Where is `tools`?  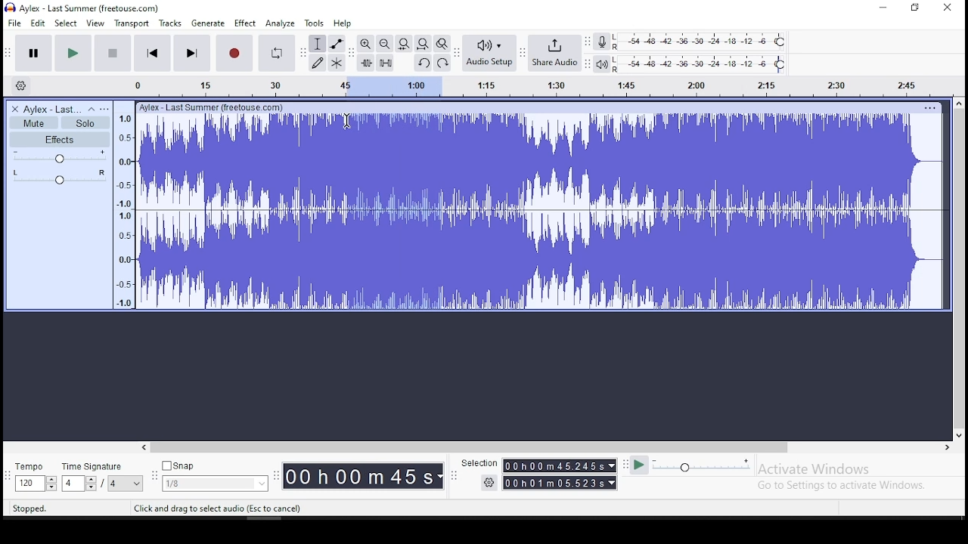
tools is located at coordinates (315, 23).